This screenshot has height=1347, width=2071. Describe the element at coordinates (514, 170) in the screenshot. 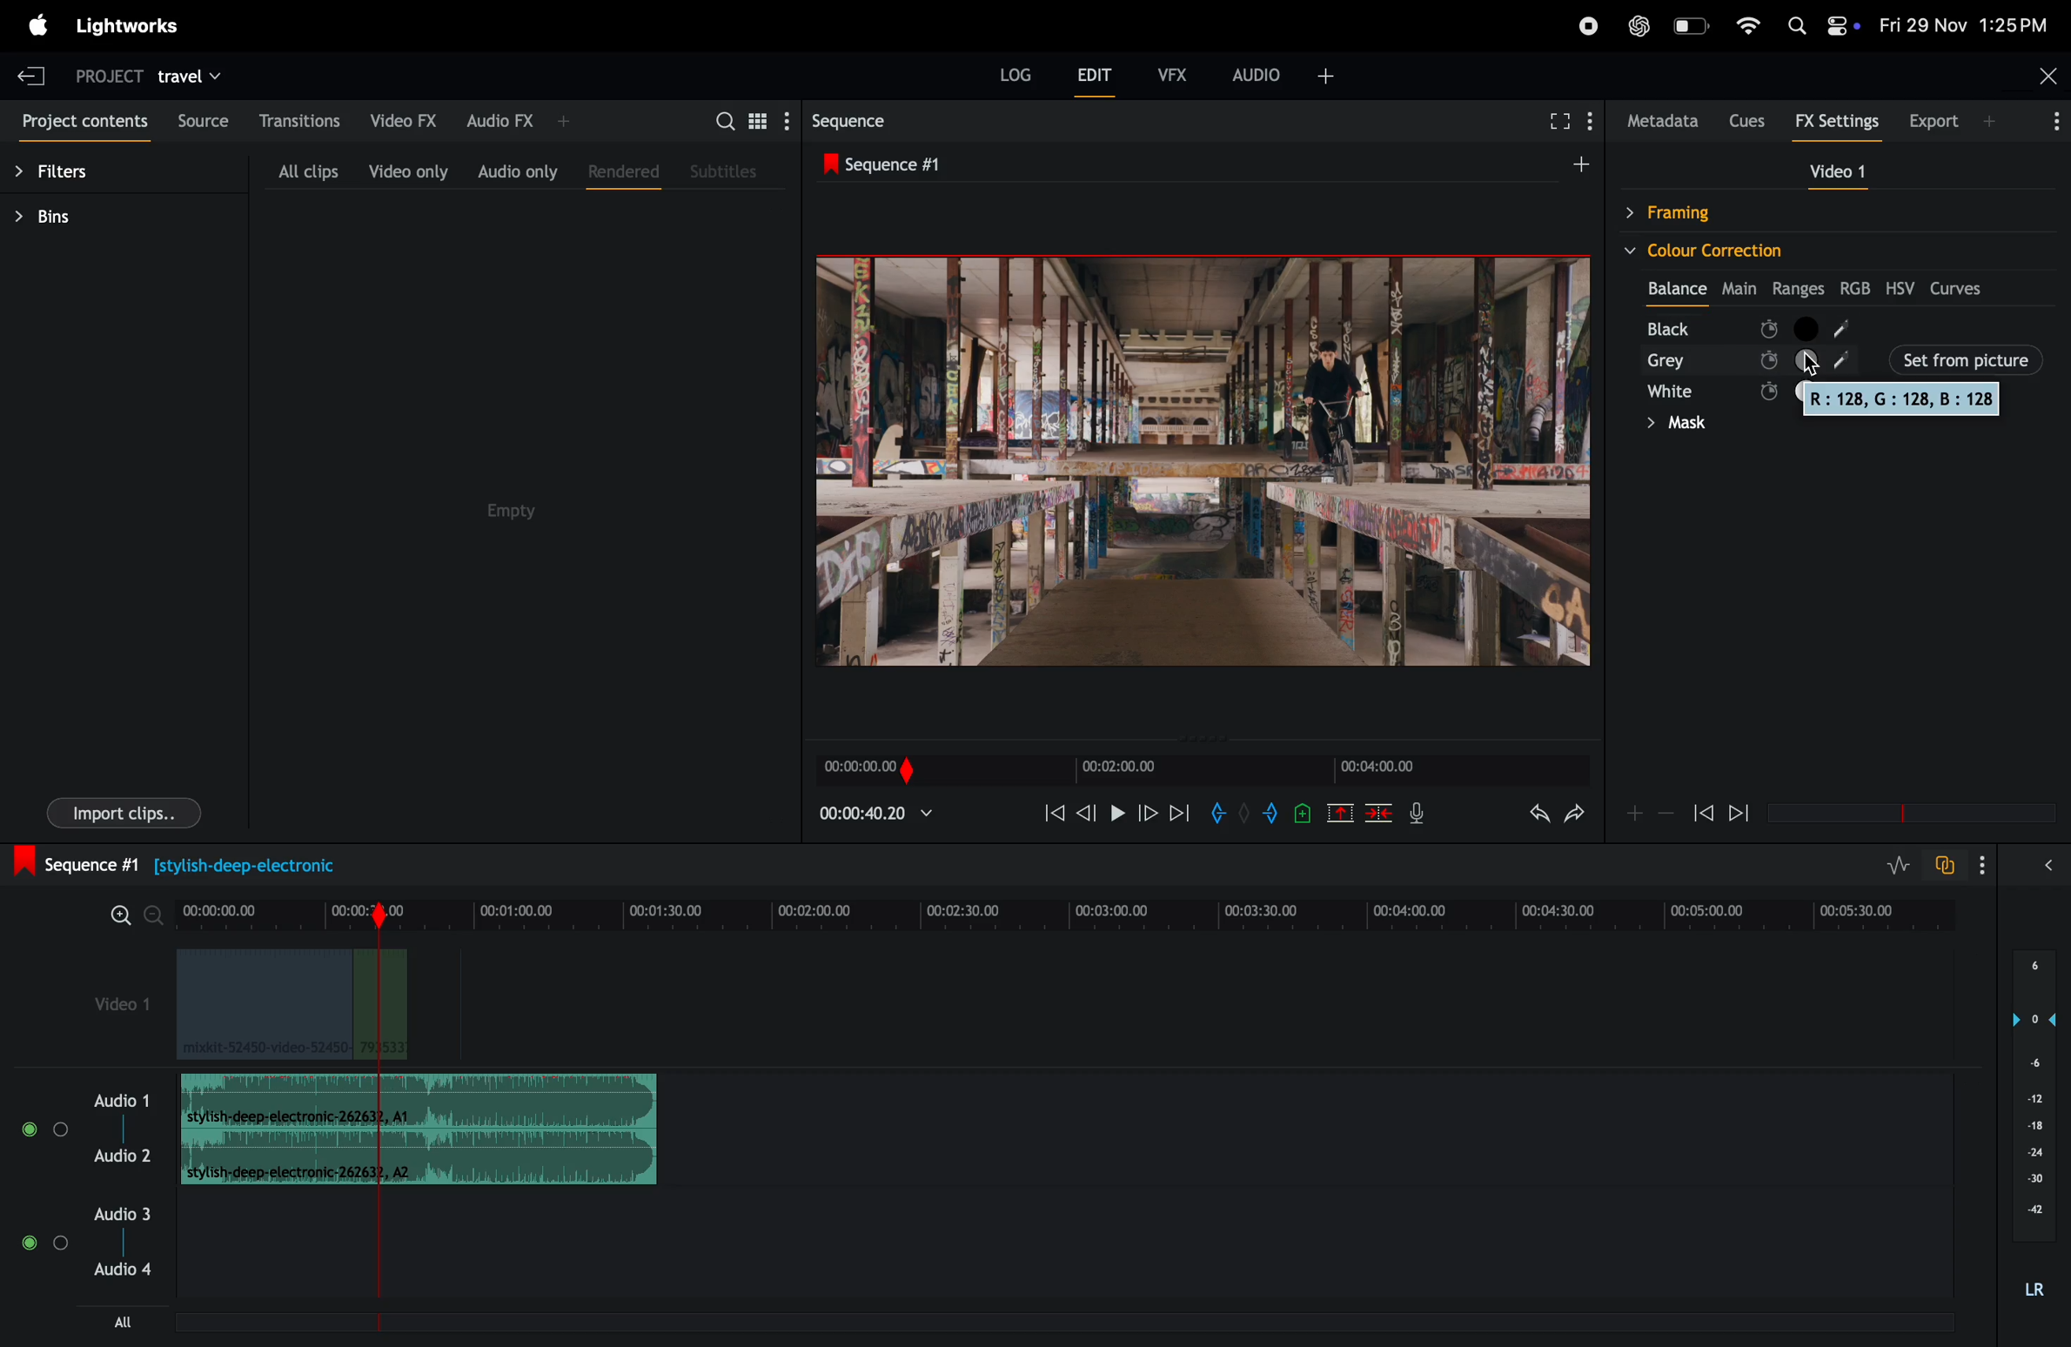

I see `audio only` at that location.